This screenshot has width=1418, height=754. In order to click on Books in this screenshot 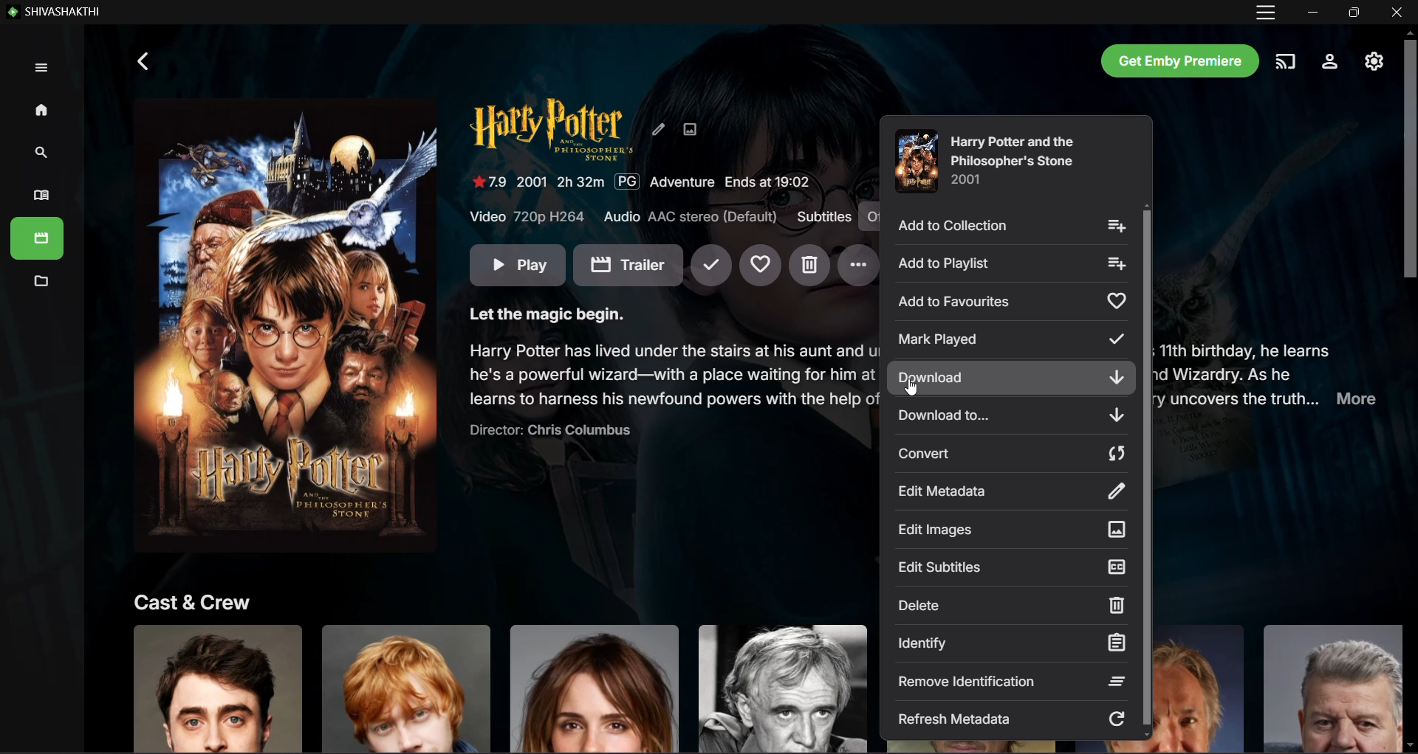, I will do `click(37, 196)`.